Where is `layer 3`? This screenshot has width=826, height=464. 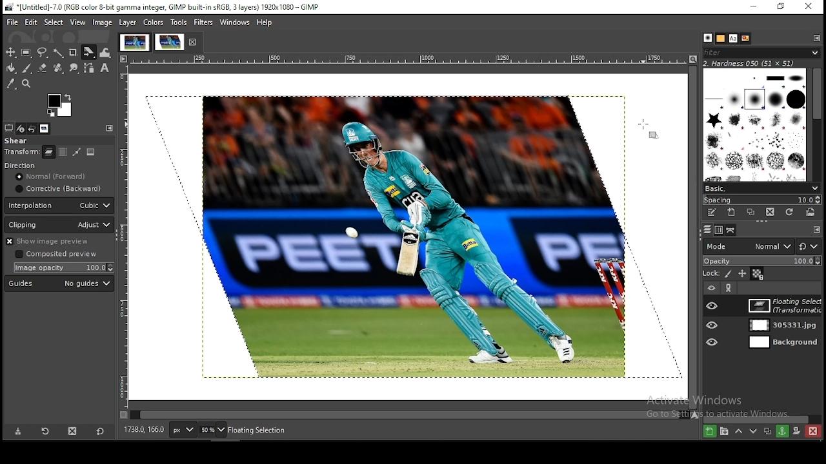 layer 3 is located at coordinates (779, 344).